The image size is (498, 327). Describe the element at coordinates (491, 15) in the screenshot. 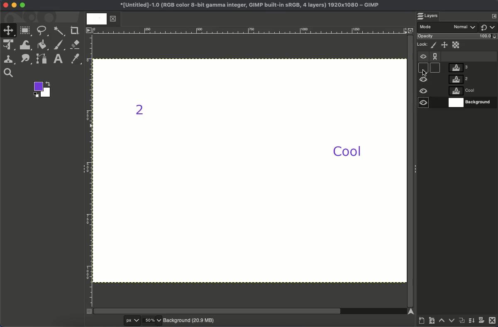

I see `show layers` at that location.